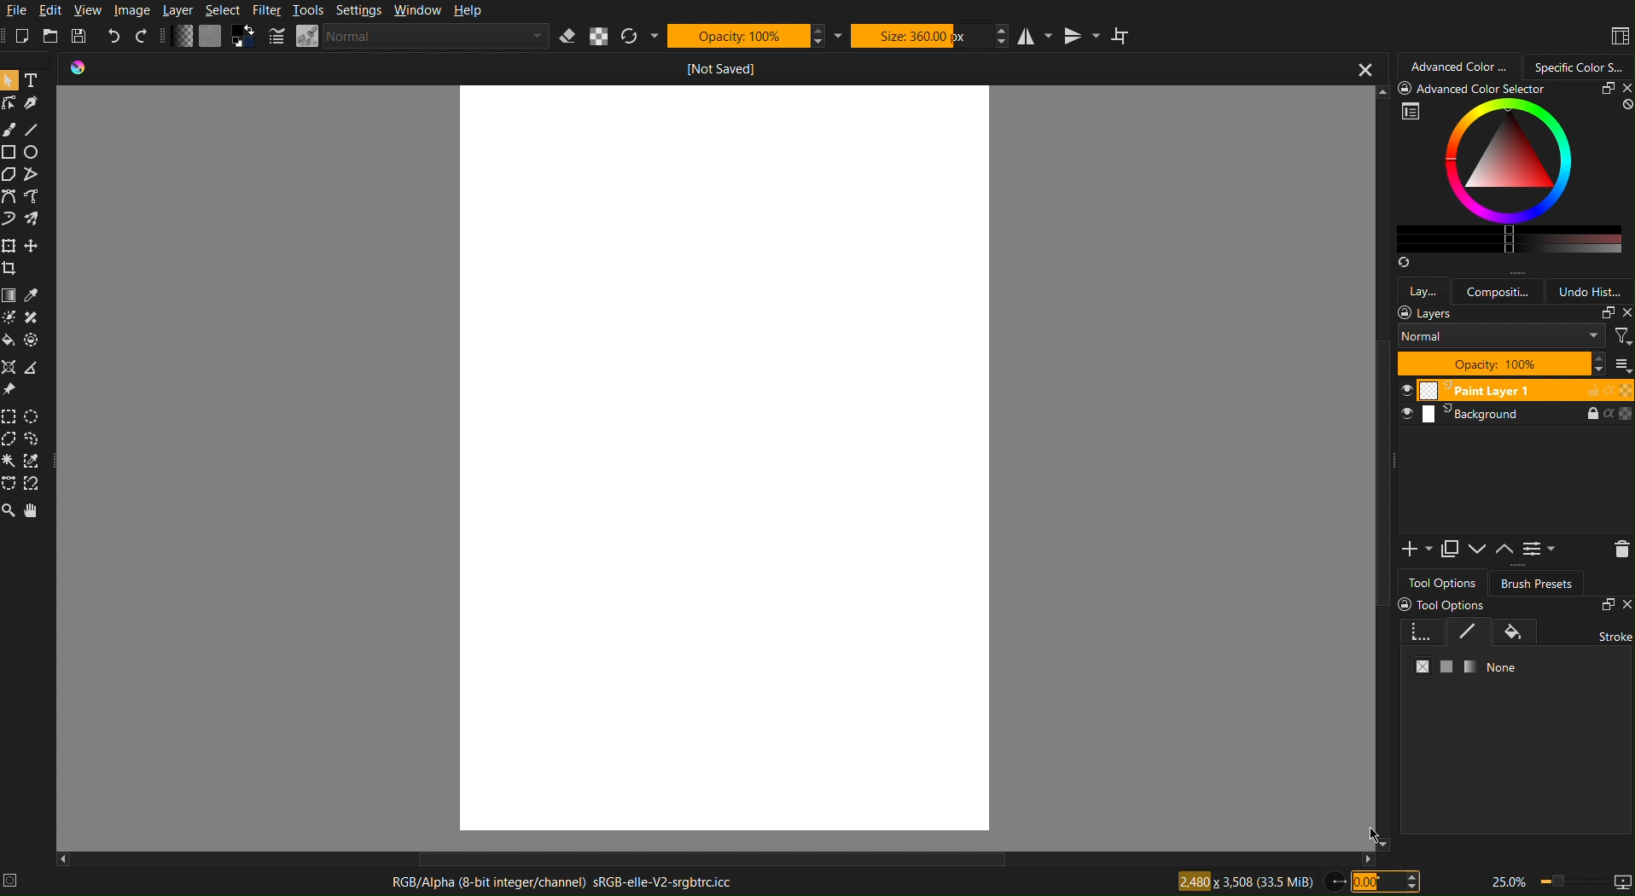 The height and width of the screenshot is (896, 1635). What do you see at coordinates (719, 861) in the screenshot?
I see `Scrollbar` at bounding box center [719, 861].